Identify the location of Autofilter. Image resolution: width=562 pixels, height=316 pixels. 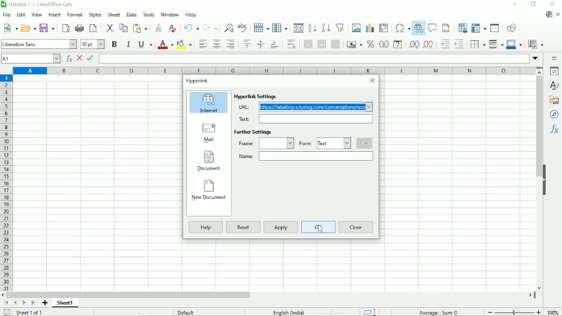
(340, 27).